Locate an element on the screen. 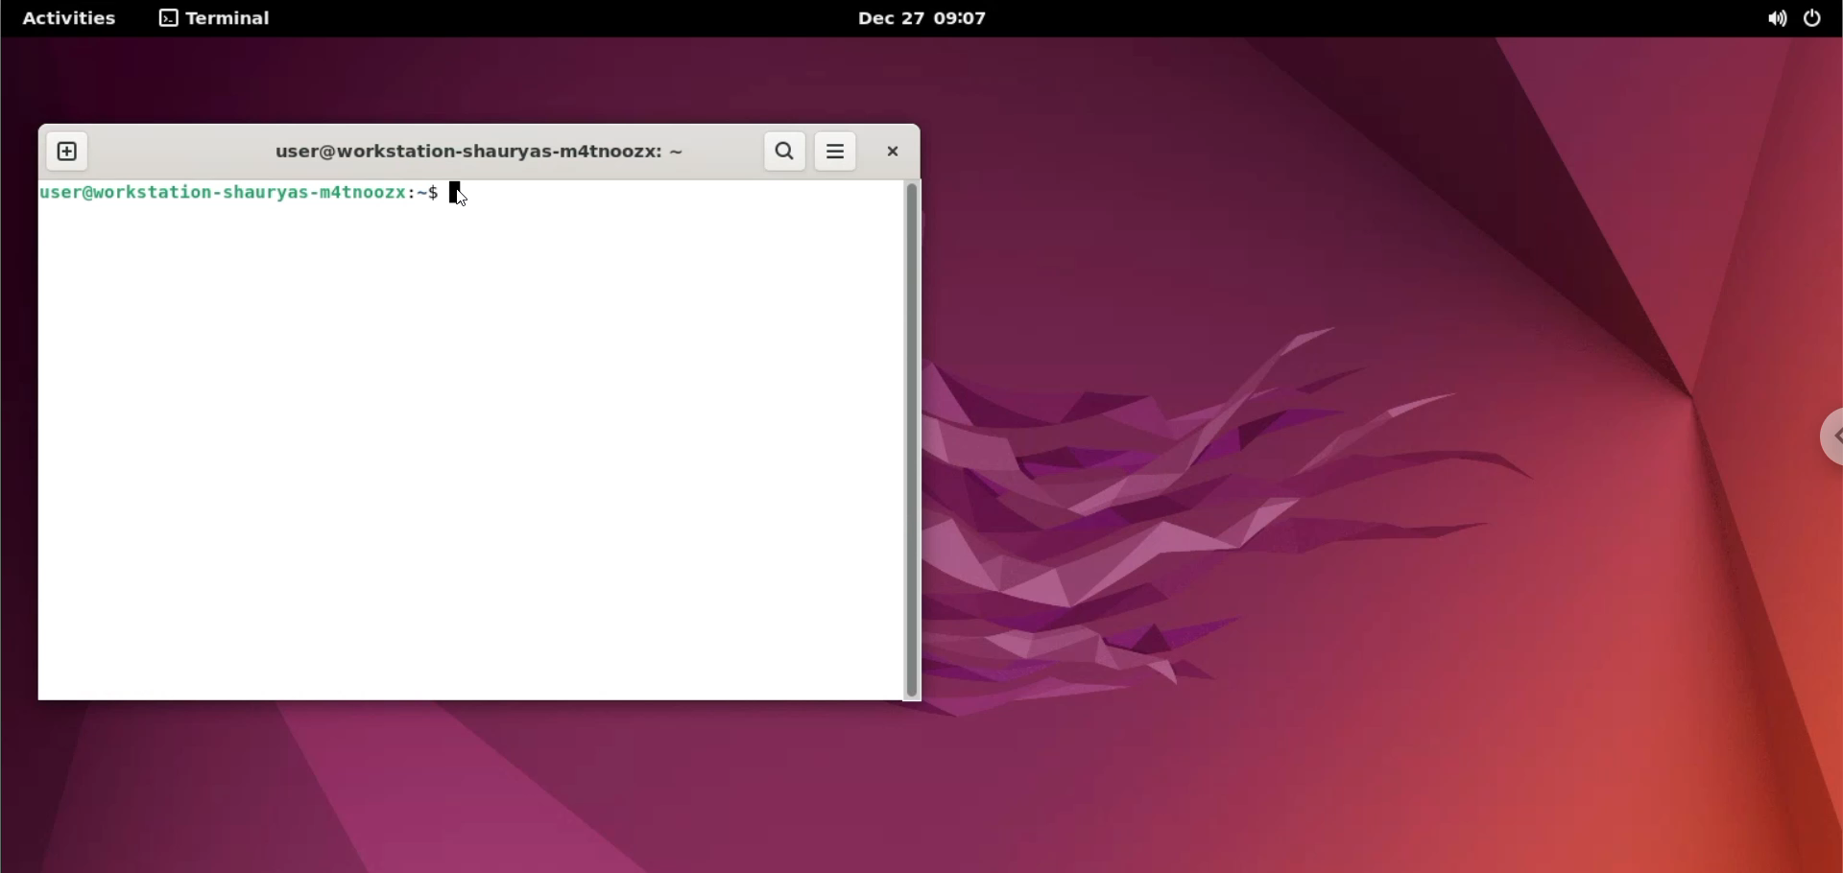 The width and height of the screenshot is (1843, 873). Sidebar is located at coordinates (1828, 439).